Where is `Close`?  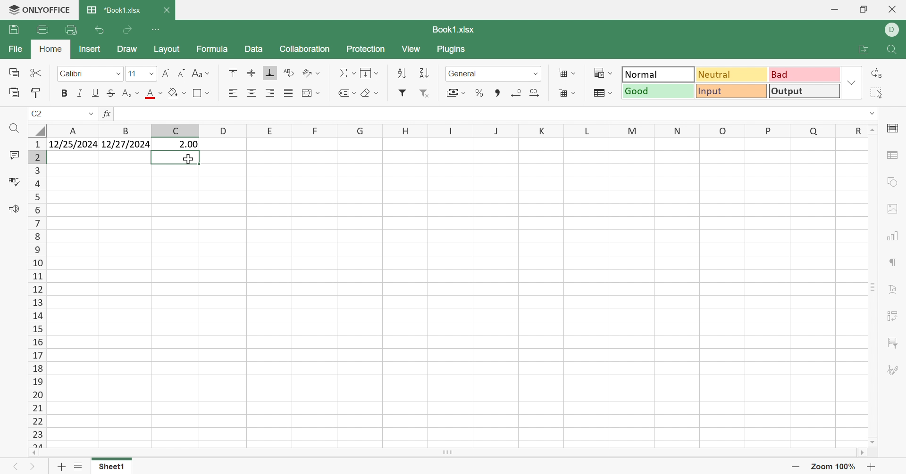
Close is located at coordinates (168, 9).